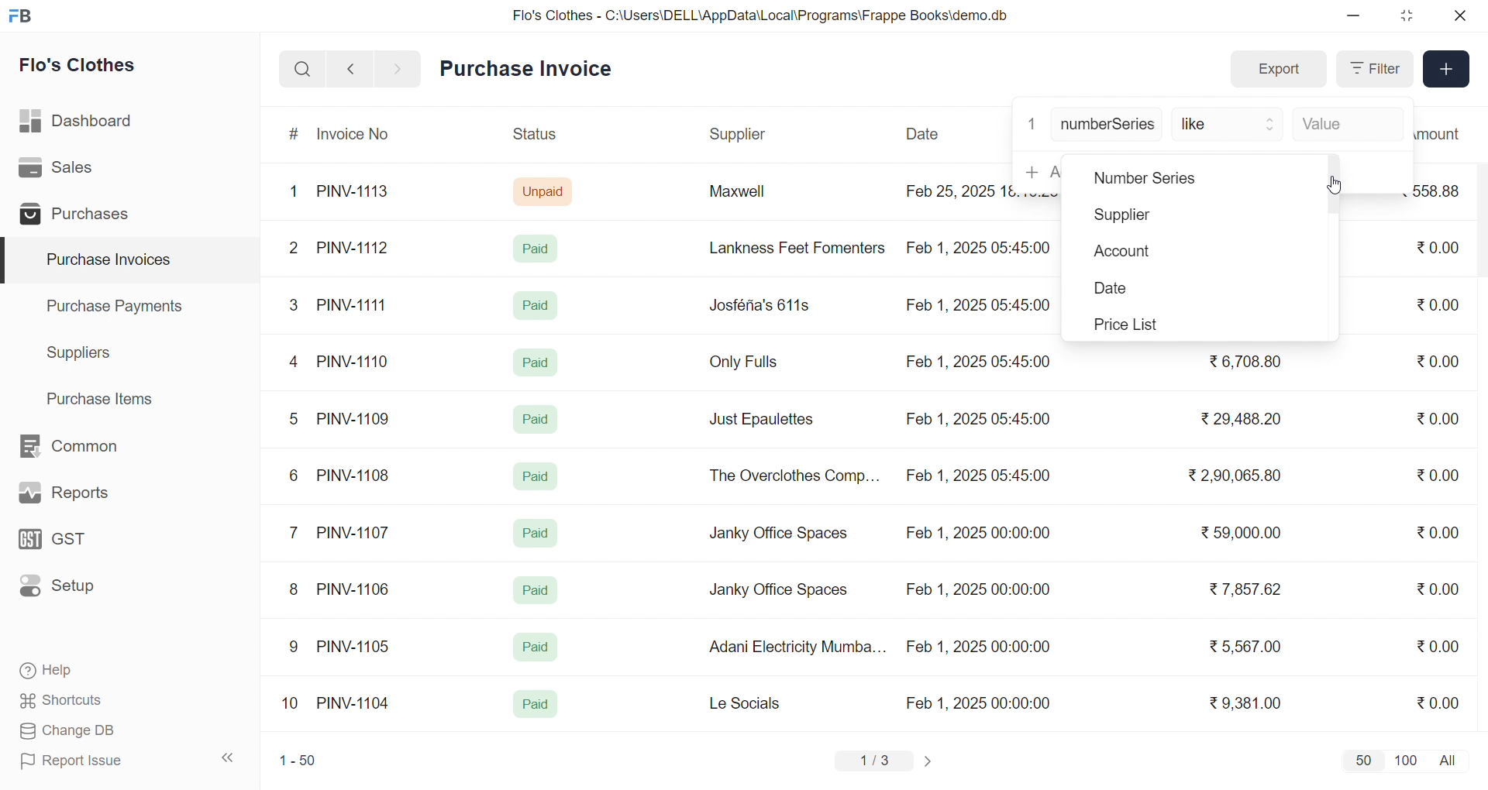 This screenshot has width=1488, height=790. What do you see at coordinates (767, 420) in the screenshot?
I see `Just Epaulettes` at bounding box center [767, 420].